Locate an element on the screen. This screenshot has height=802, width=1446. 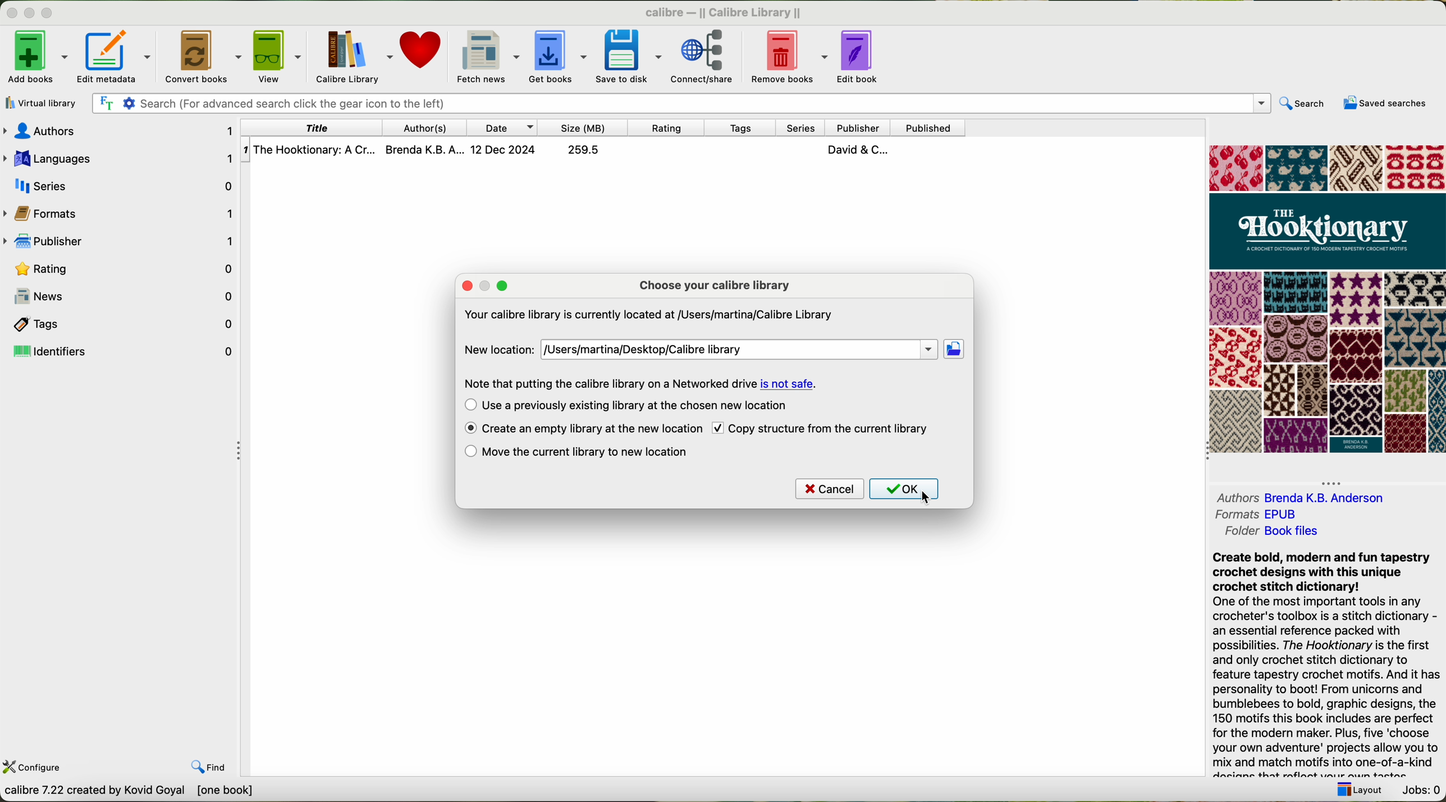
fetch news is located at coordinates (489, 57).